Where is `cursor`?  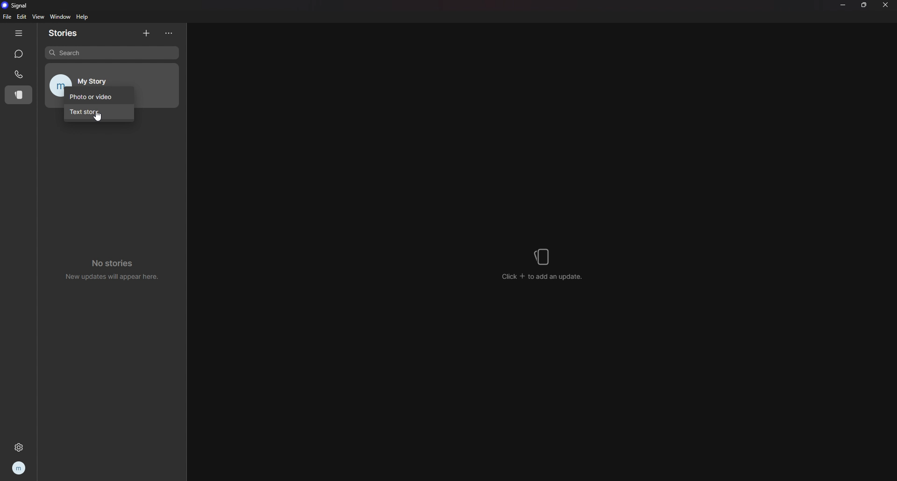
cursor is located at coordinates (97, 117).